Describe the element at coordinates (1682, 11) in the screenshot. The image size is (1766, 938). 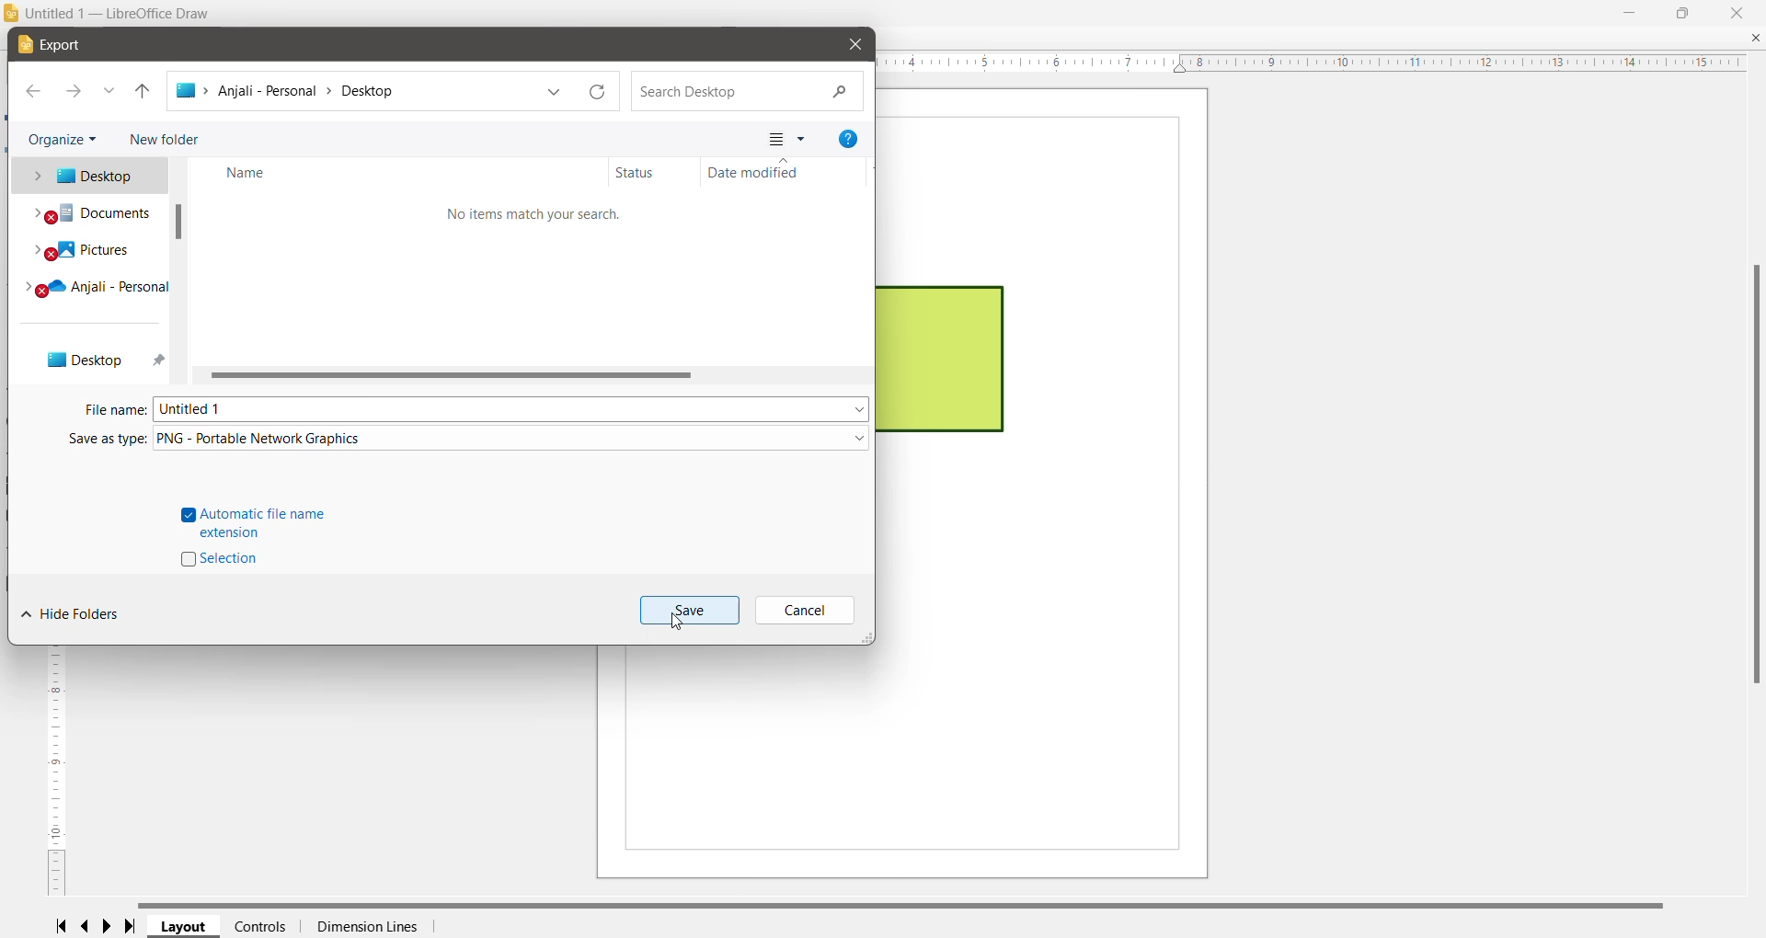
I see `Restore Down` at that location.